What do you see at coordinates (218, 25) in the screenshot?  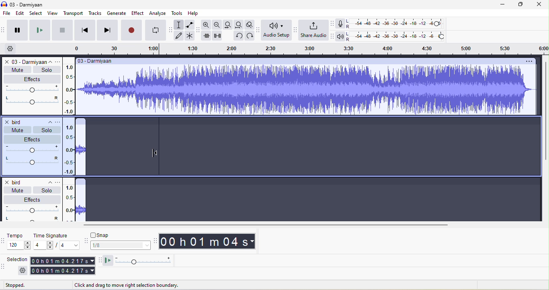 I see `zoom out` at bounding box center [218, 25].